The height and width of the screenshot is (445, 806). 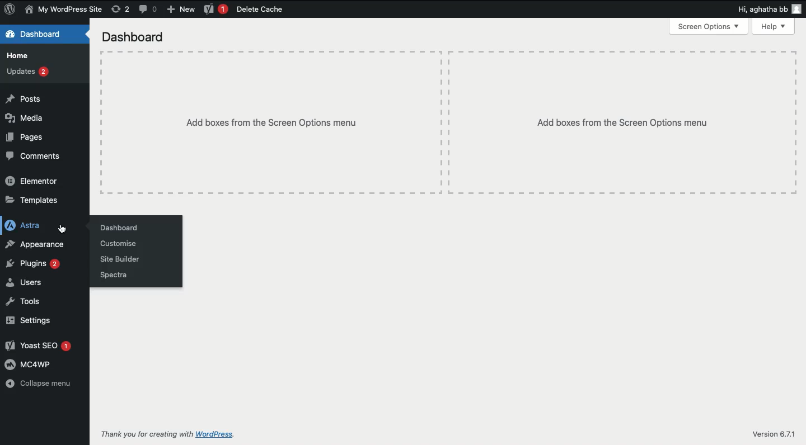 I want to click on Yoast, so click(x=215, y=10).